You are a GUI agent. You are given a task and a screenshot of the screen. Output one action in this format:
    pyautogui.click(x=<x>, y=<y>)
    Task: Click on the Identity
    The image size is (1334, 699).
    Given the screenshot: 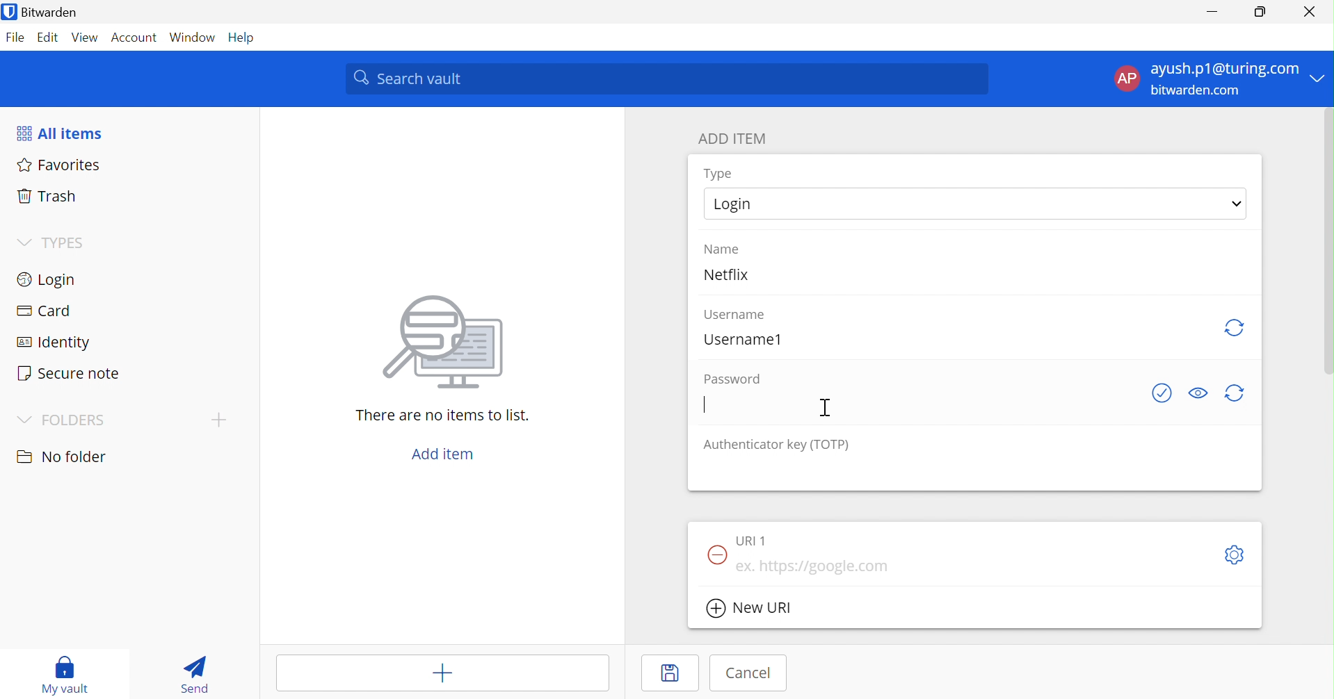 What is the action you would take?
    pyautogui.click(x=50, y=341)
    